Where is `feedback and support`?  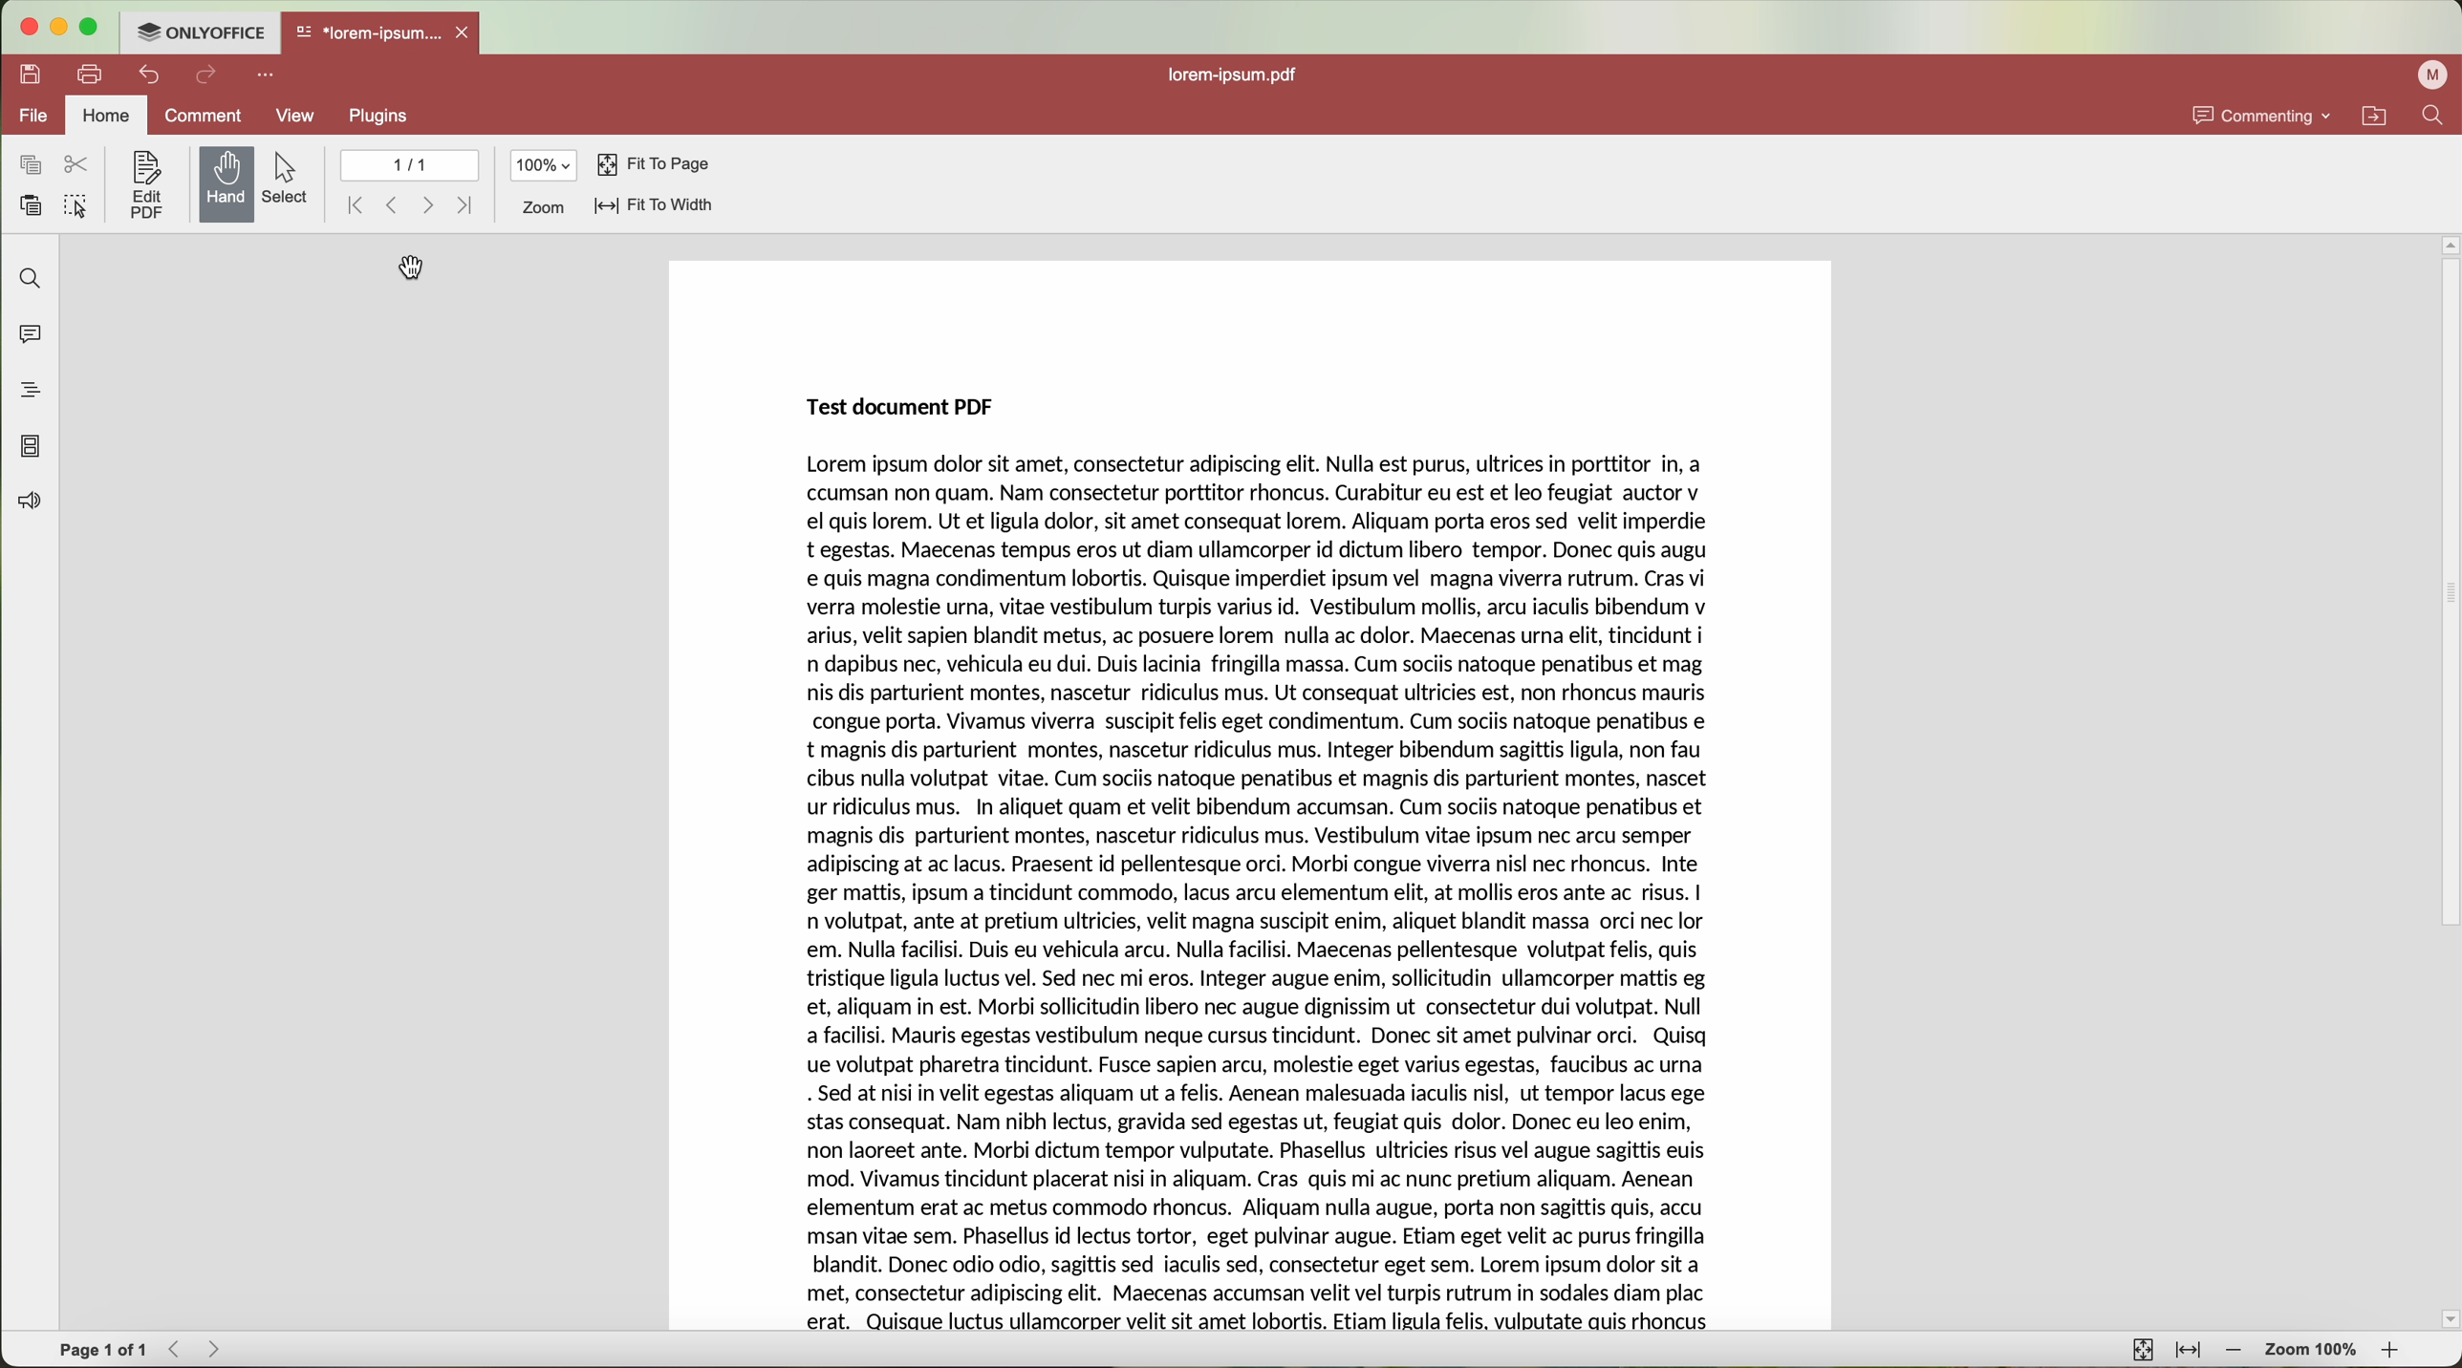
feedback and support is located at coordinates (25, 502).